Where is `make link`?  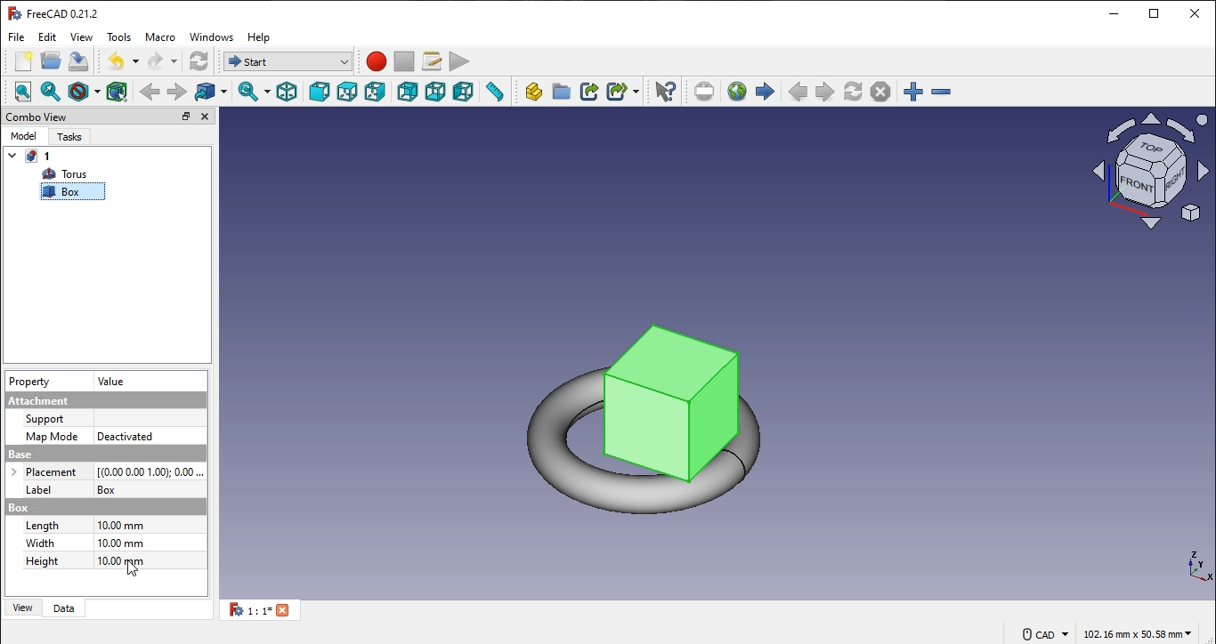 make link is located at coordinates (588, 91).